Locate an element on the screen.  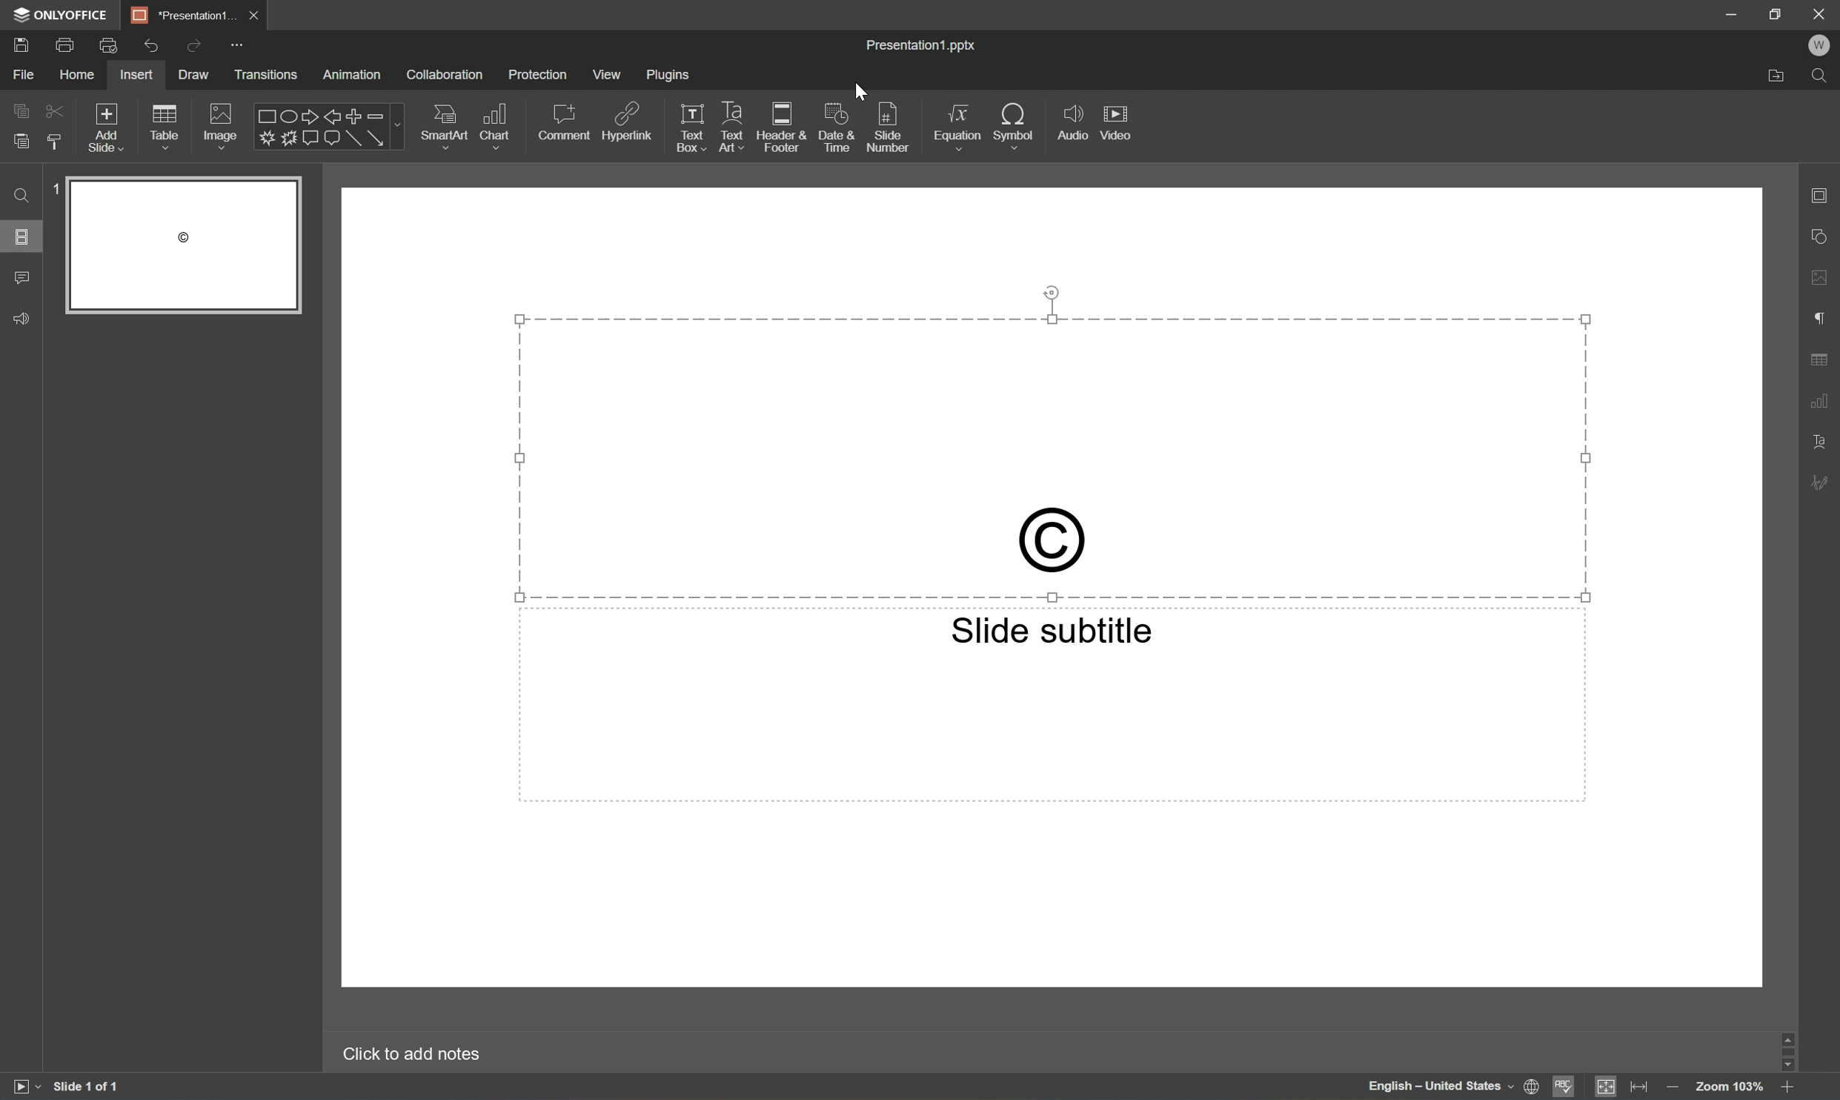
Zoom out is located at coordinates (1671, 1090).